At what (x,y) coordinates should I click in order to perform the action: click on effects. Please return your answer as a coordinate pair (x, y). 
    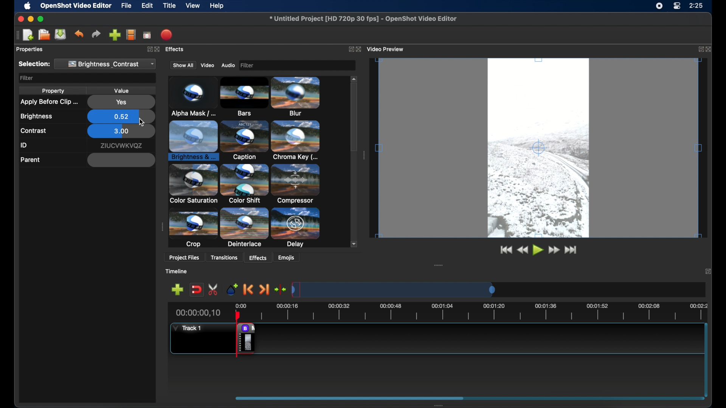
    Looking at the image, I should click on (177, 50).